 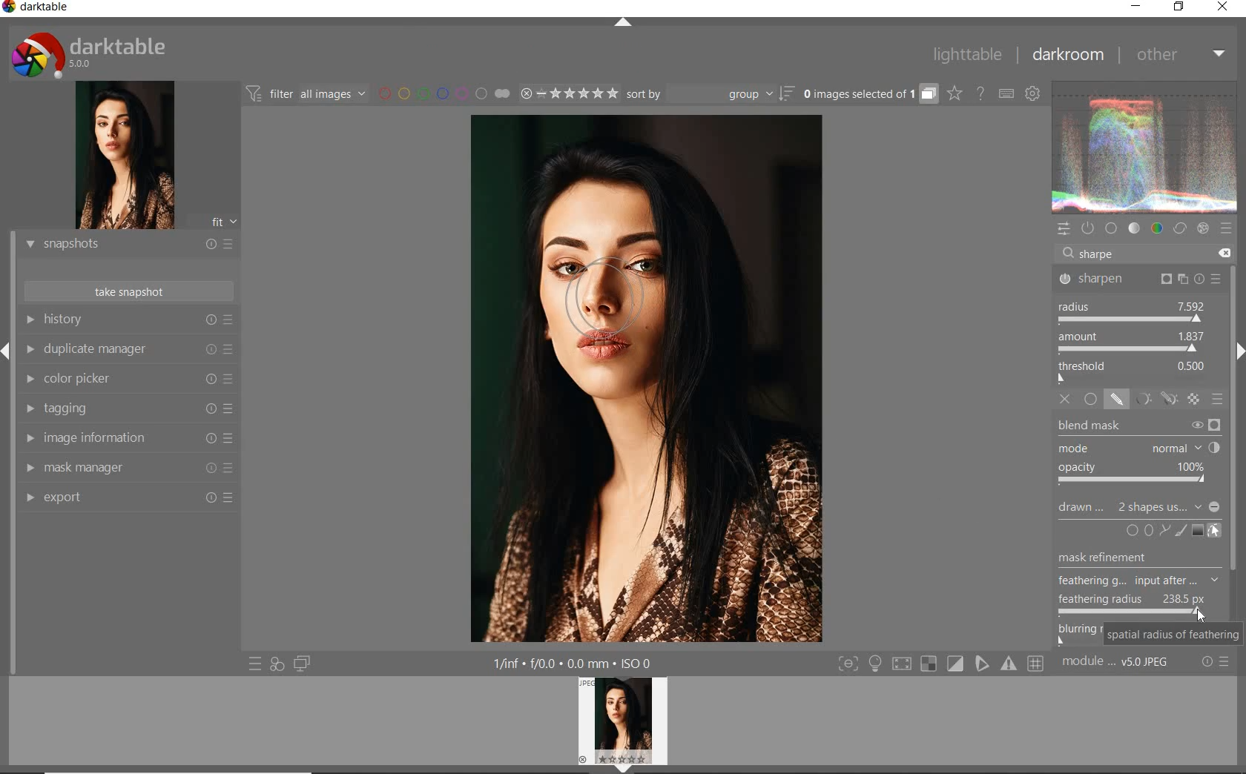 I want to click on sign , so click(x=1039, y=665).